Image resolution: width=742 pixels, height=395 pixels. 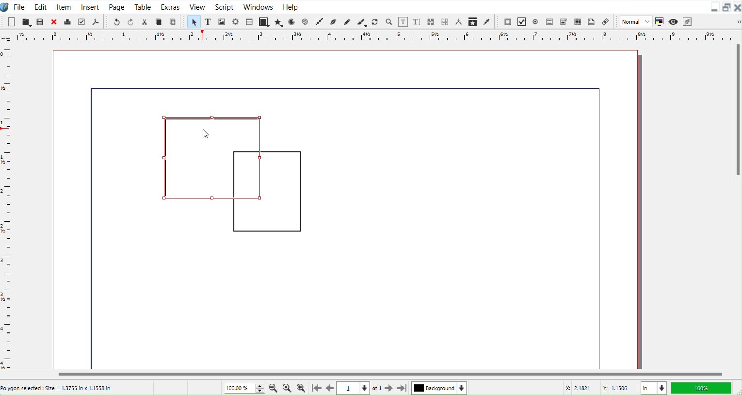 What do you see at coordinates (654, 388) in the screenshot?
I see `Measurement in Inches ` at bounding box center [654, 388].